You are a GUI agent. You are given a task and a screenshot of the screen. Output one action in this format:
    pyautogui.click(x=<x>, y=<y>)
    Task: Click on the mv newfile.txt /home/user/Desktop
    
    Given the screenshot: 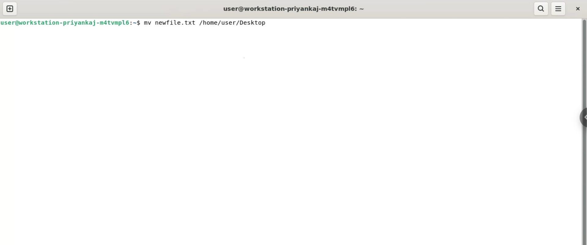 What is the action you would take?
    pyautogui.click(x=205, y=22)
    